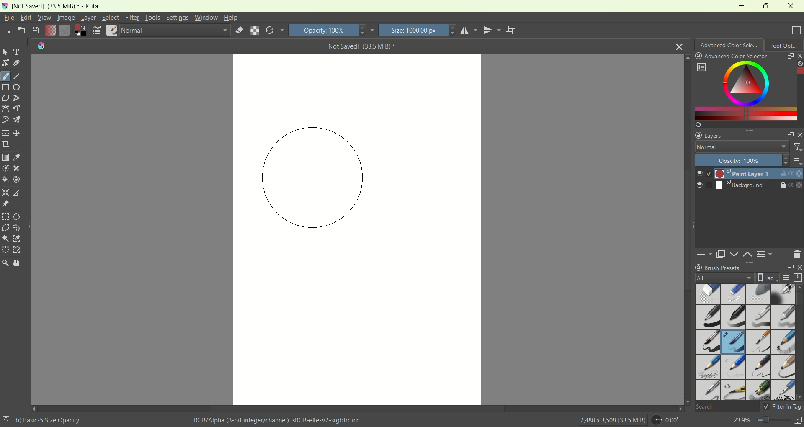 The width and height of the screenshot is (804, 427). I want to click on reference images, so click(5, 204).